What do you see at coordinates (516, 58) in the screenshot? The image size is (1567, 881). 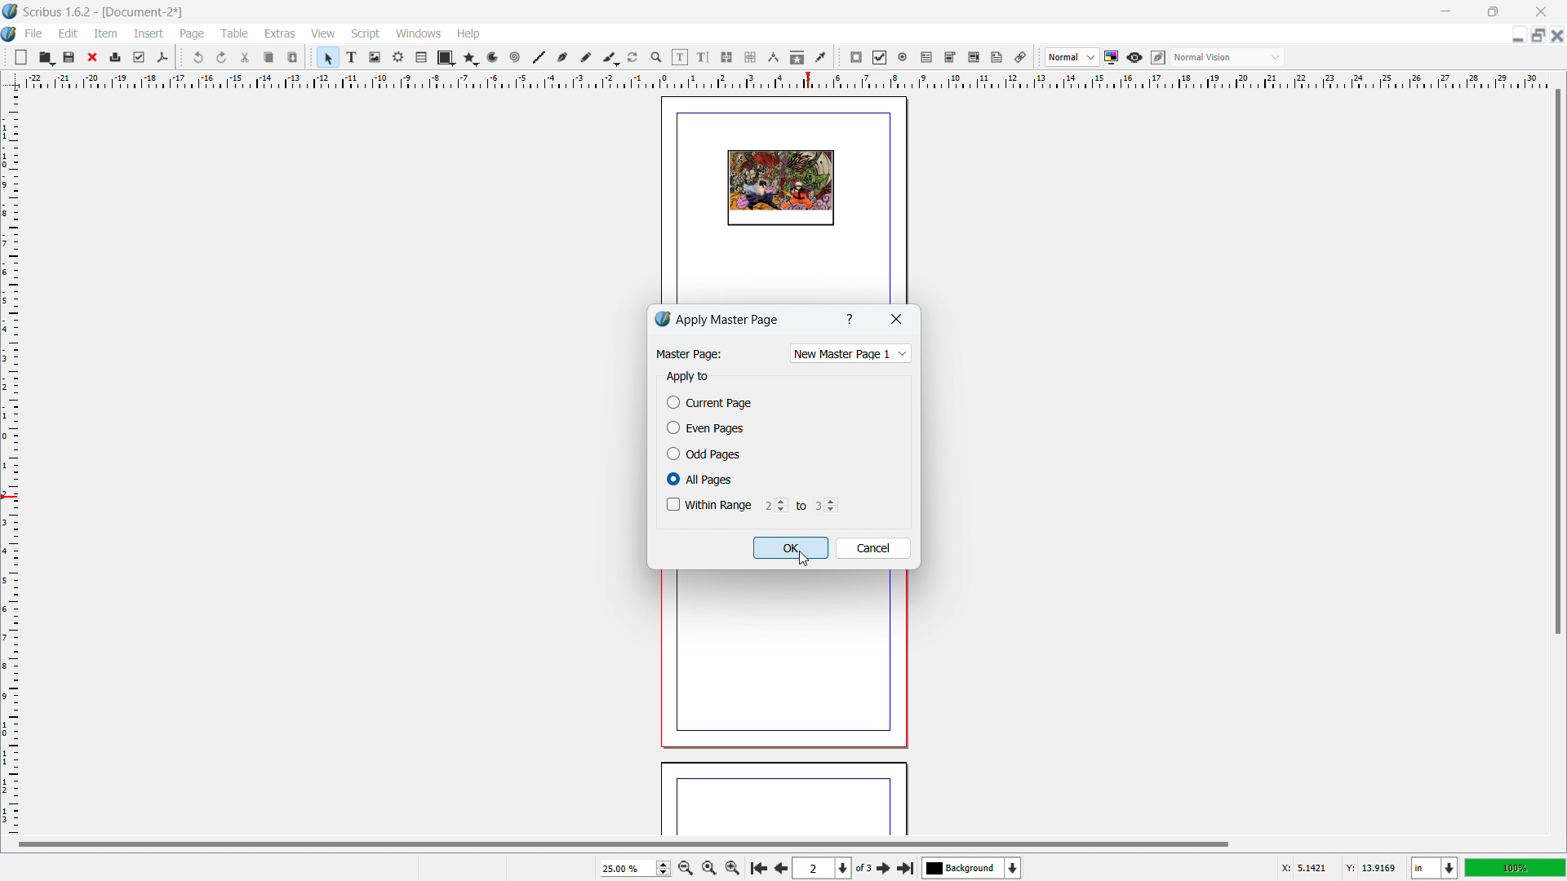 I see `spirals` at bounding box center [516, 58].